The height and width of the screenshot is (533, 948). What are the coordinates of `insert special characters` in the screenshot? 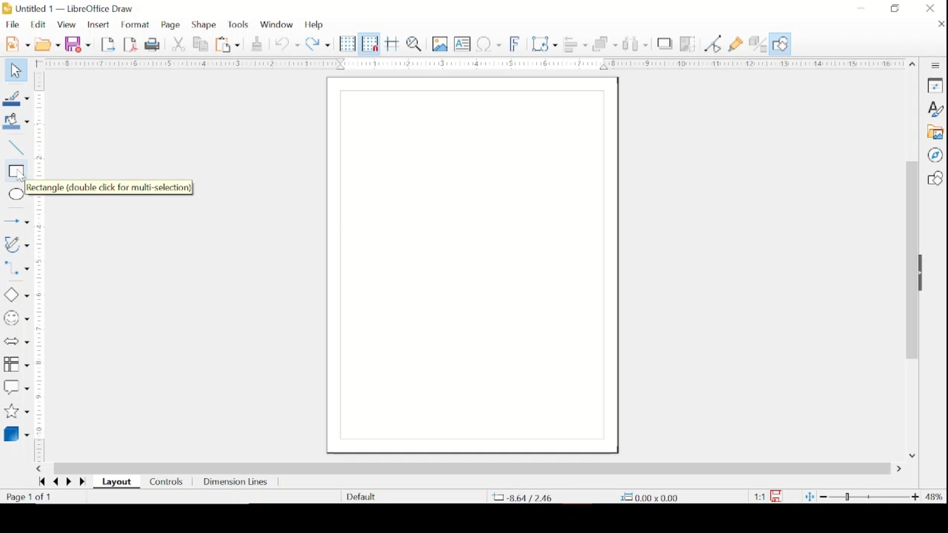 It's located at (489, 43).